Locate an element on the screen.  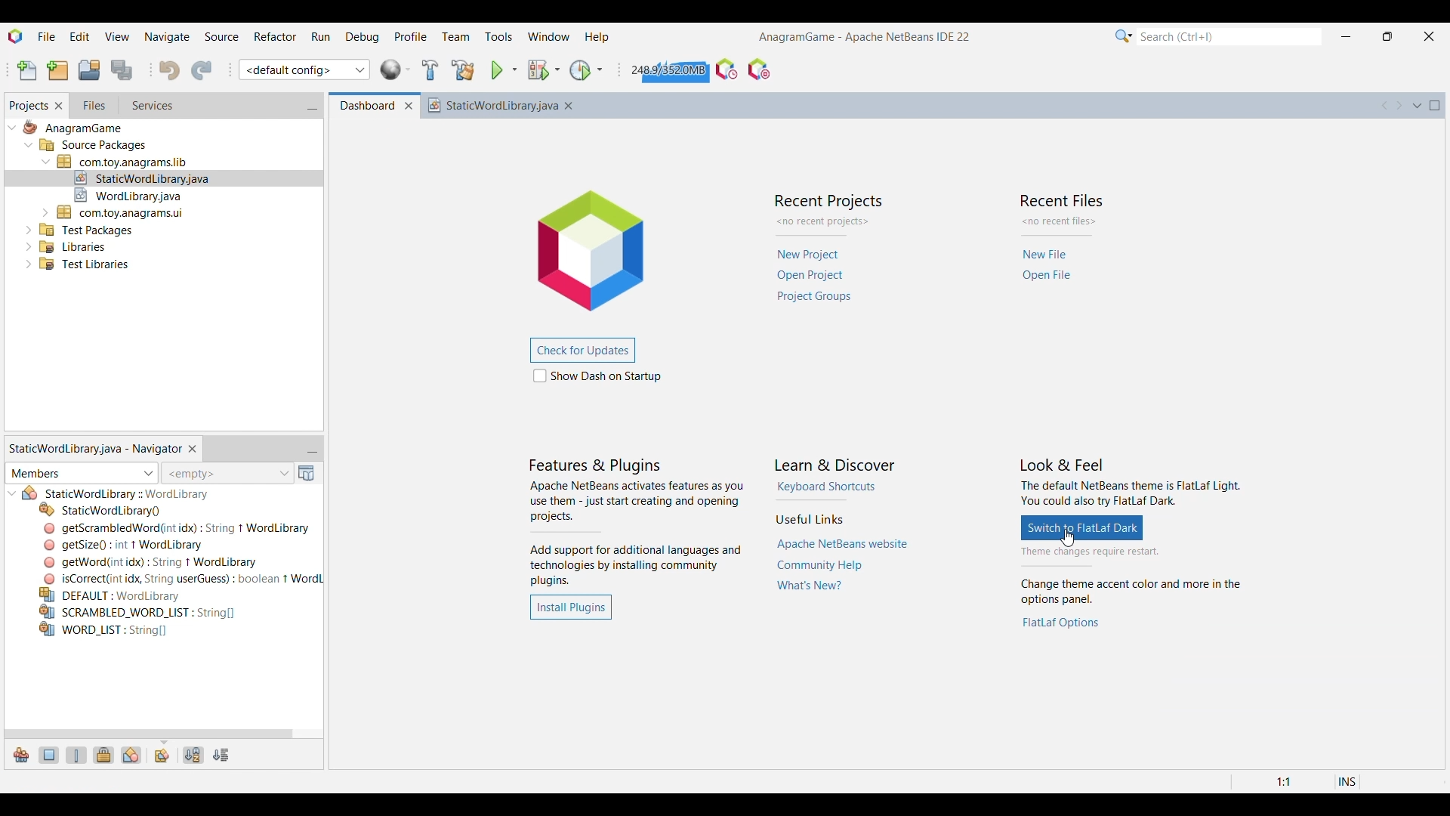
Show static members is located at coordinates (76, 756).